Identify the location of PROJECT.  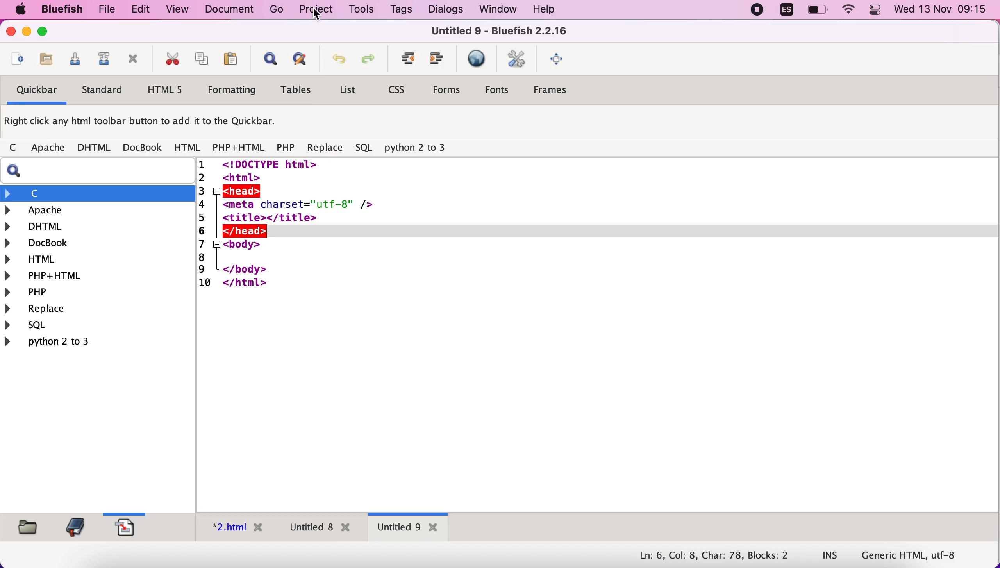
(316, 9).